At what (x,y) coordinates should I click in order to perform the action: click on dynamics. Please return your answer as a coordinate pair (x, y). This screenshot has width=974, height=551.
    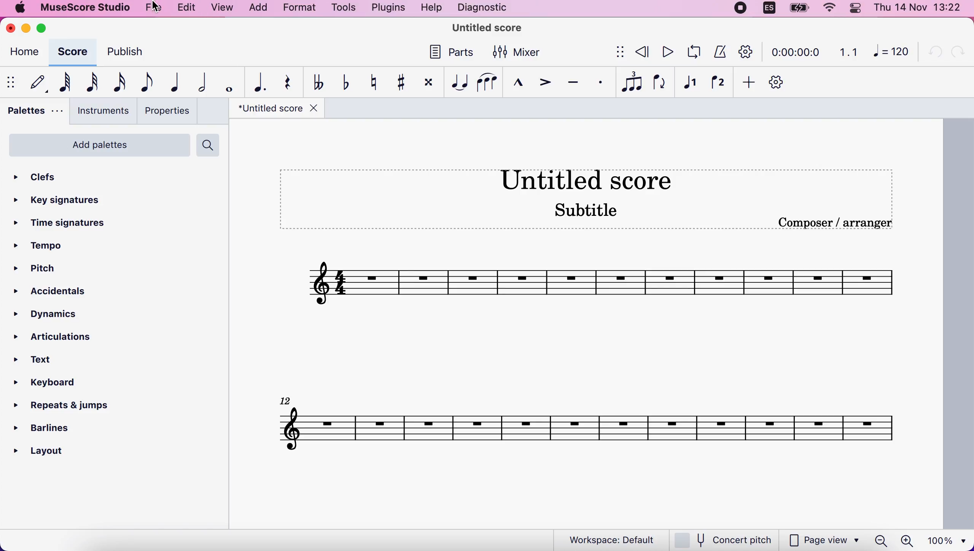
    Looking at the image, I should click on (59, 315).